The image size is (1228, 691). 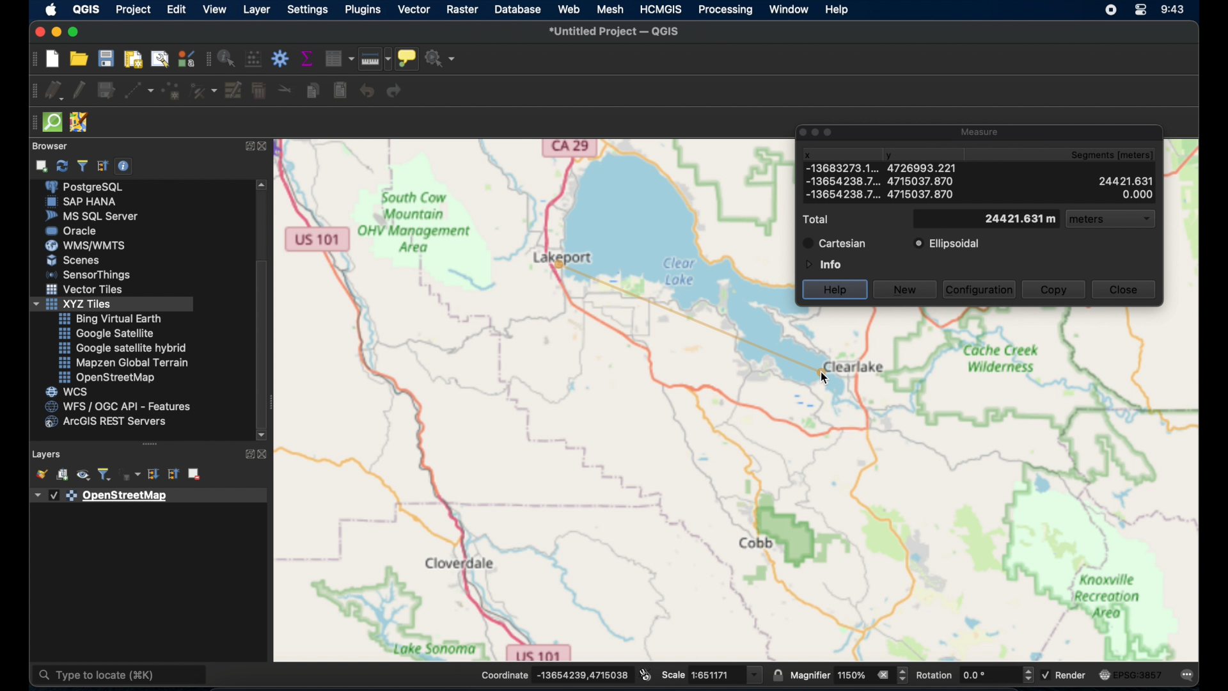 I want to click on -13654238.7... 4715037.870, so click(x=883, y=195).